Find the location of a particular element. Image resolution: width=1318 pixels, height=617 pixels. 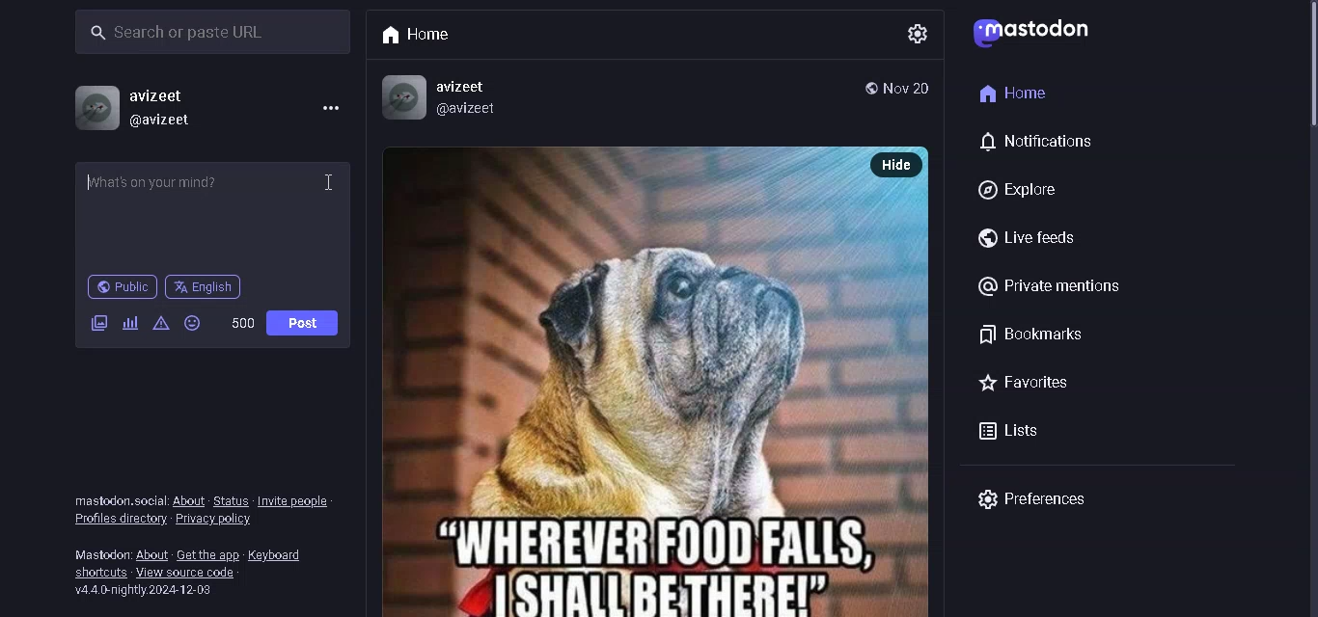

search bar is located at coordinates (205, 34).